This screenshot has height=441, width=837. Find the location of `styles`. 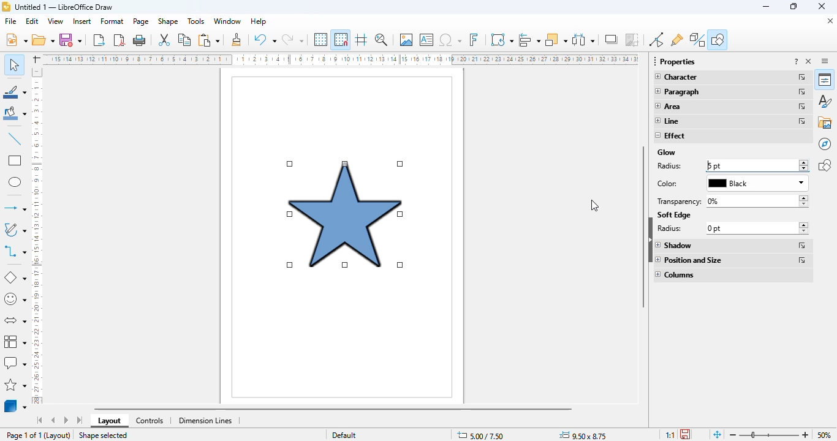

styles is located at coordinates (825, 101).